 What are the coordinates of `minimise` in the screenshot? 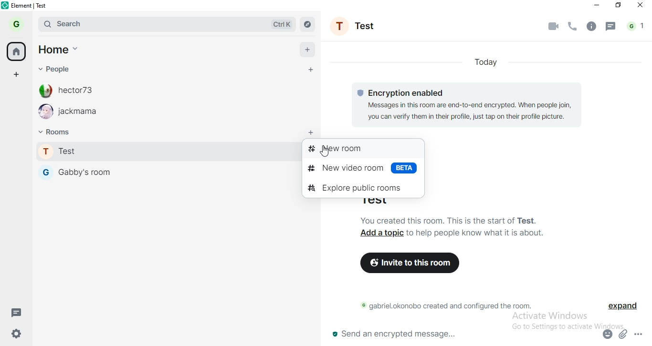 It's located at (597, 5).